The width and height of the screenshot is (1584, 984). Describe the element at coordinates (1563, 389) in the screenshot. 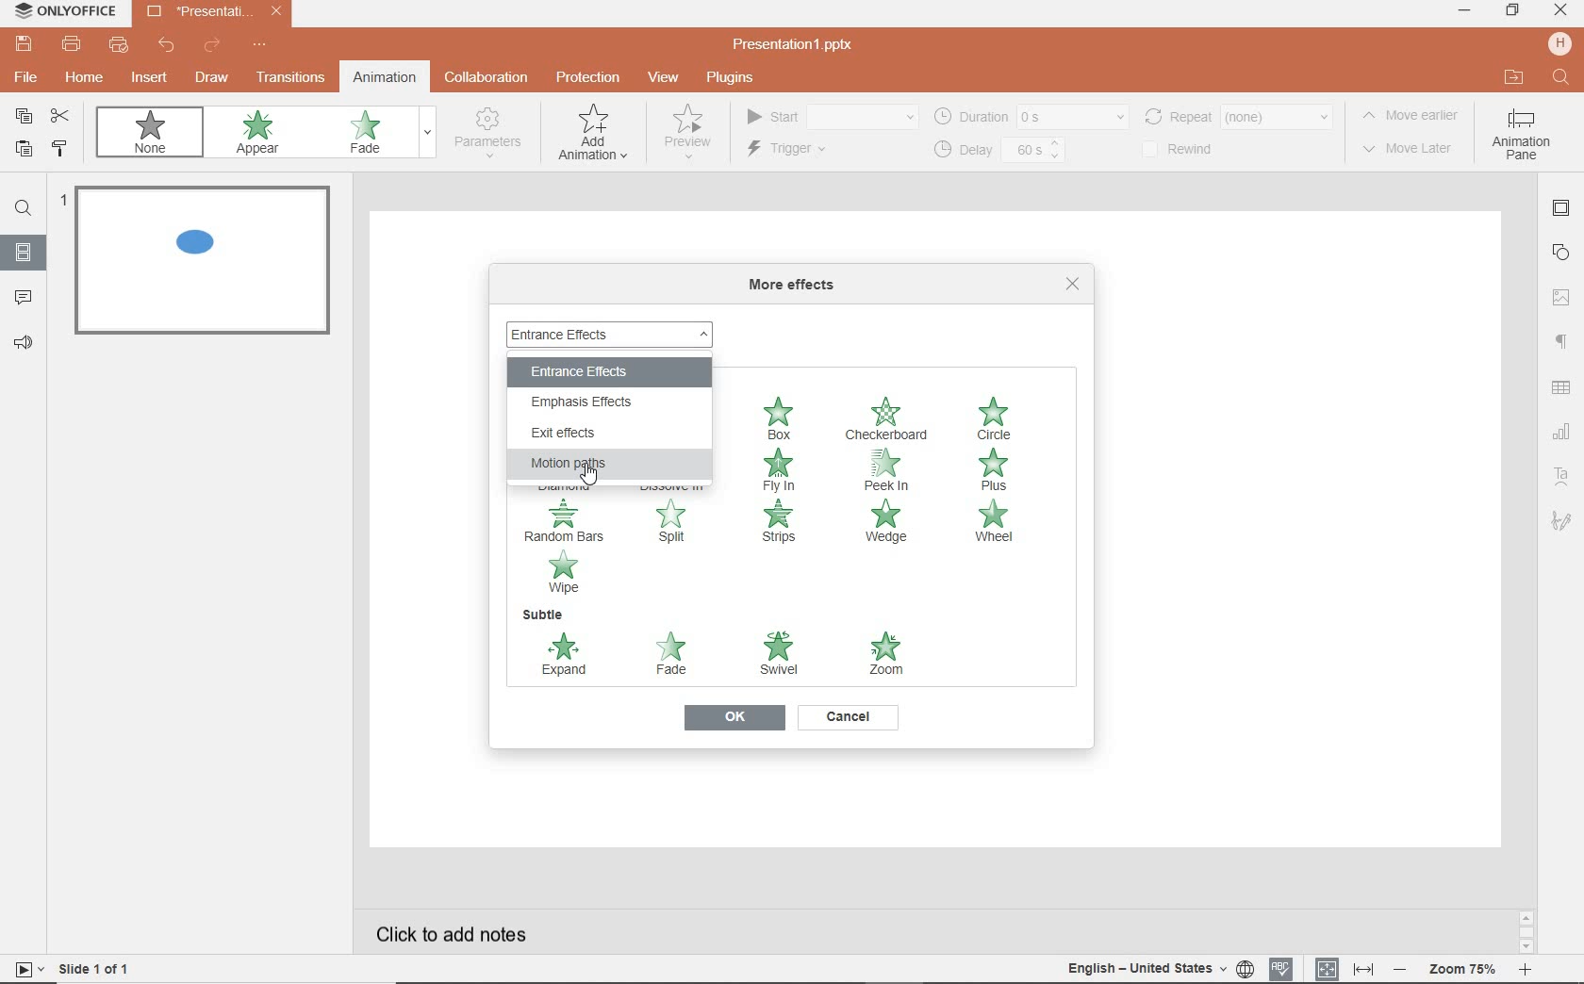

I see `table settings` at that location.